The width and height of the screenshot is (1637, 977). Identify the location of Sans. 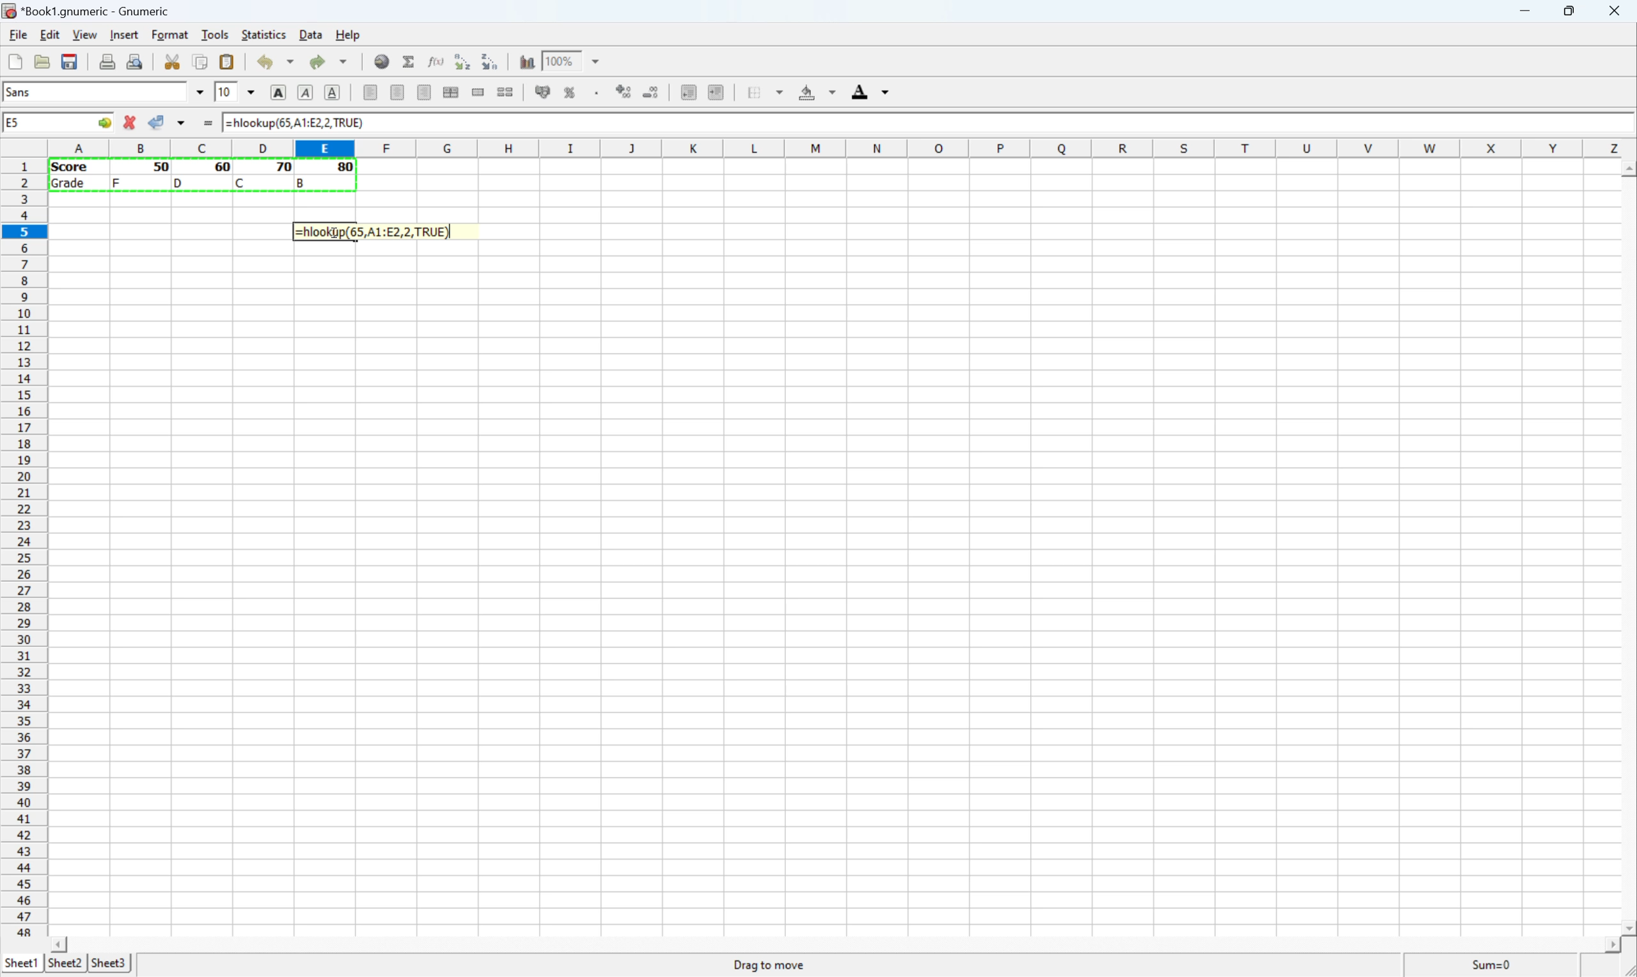
(37, 93).